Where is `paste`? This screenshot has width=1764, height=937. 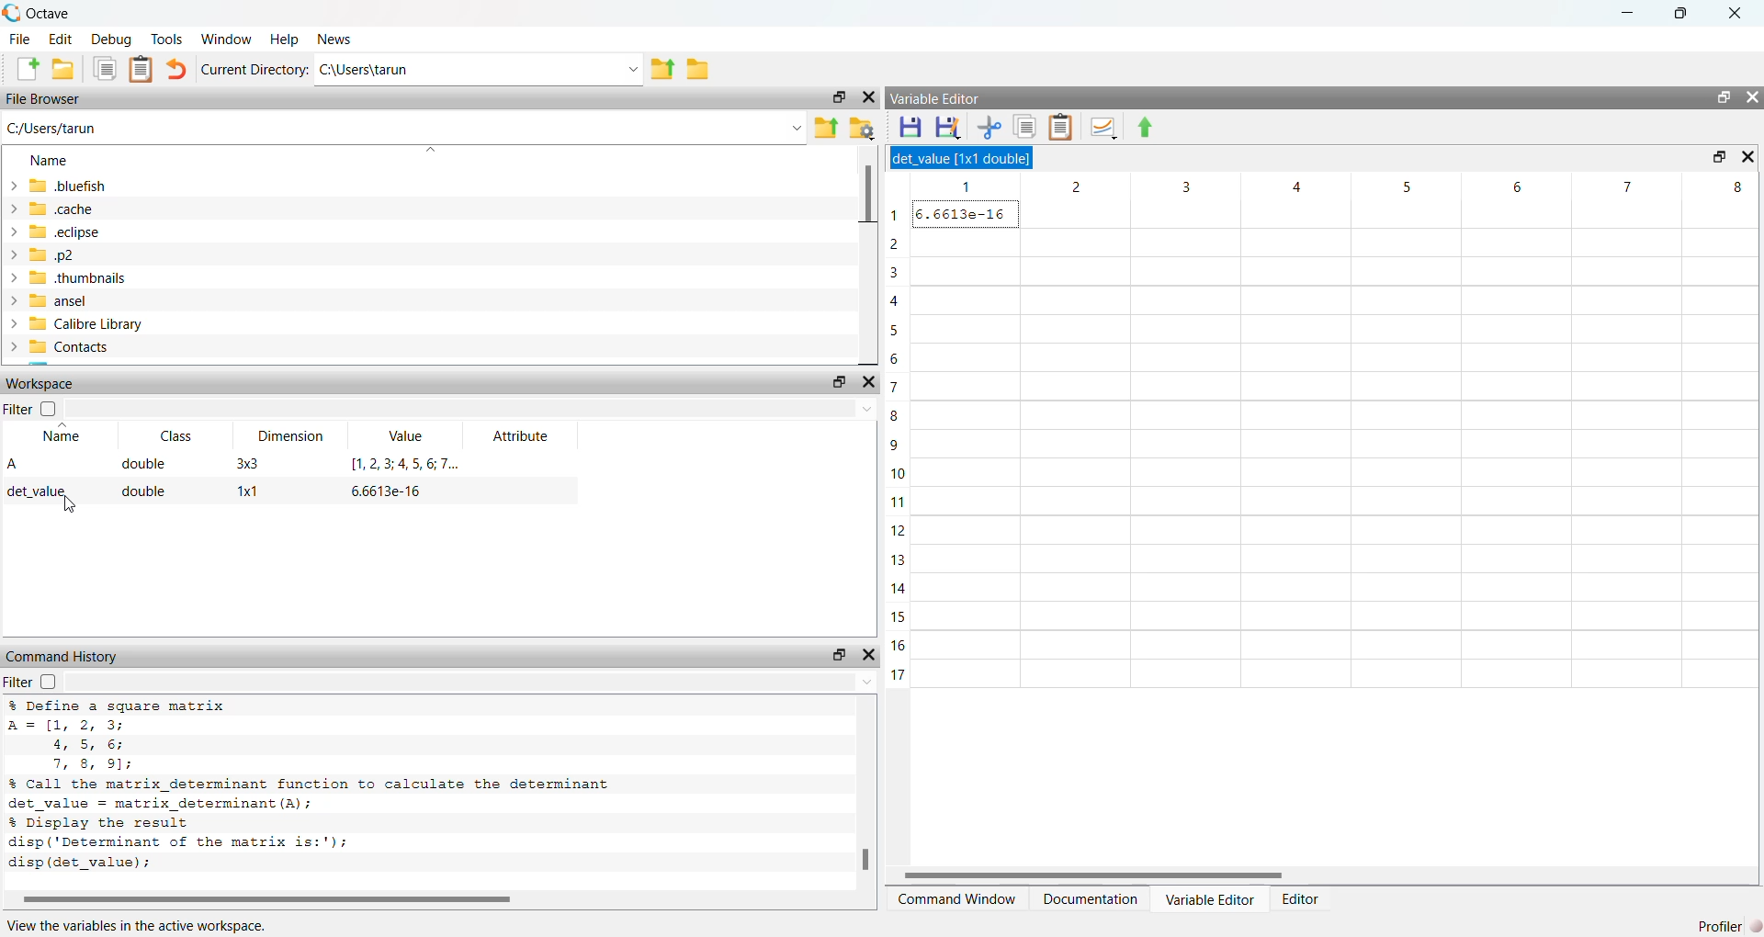
paste is located at coordinates (141, 70).